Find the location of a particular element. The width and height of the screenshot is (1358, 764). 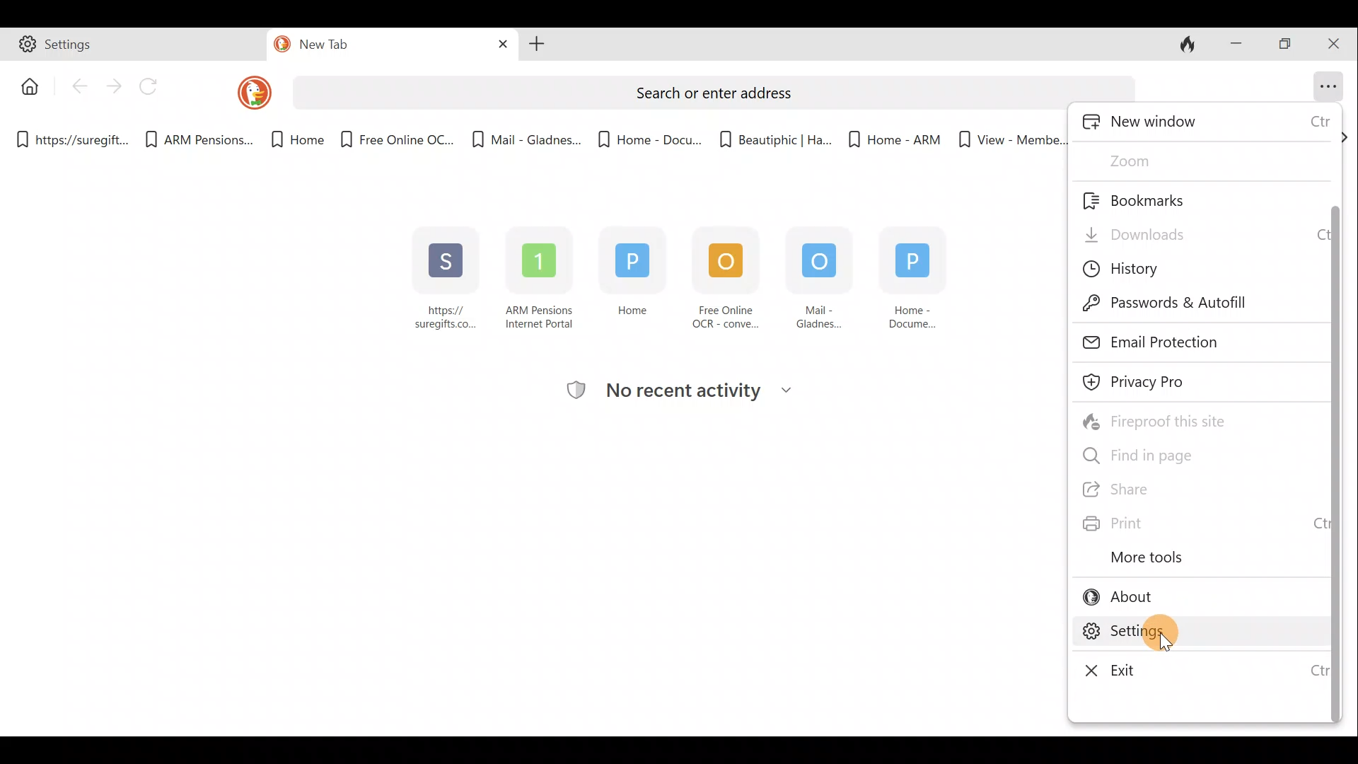

Back is located at coordinates (76, 87).